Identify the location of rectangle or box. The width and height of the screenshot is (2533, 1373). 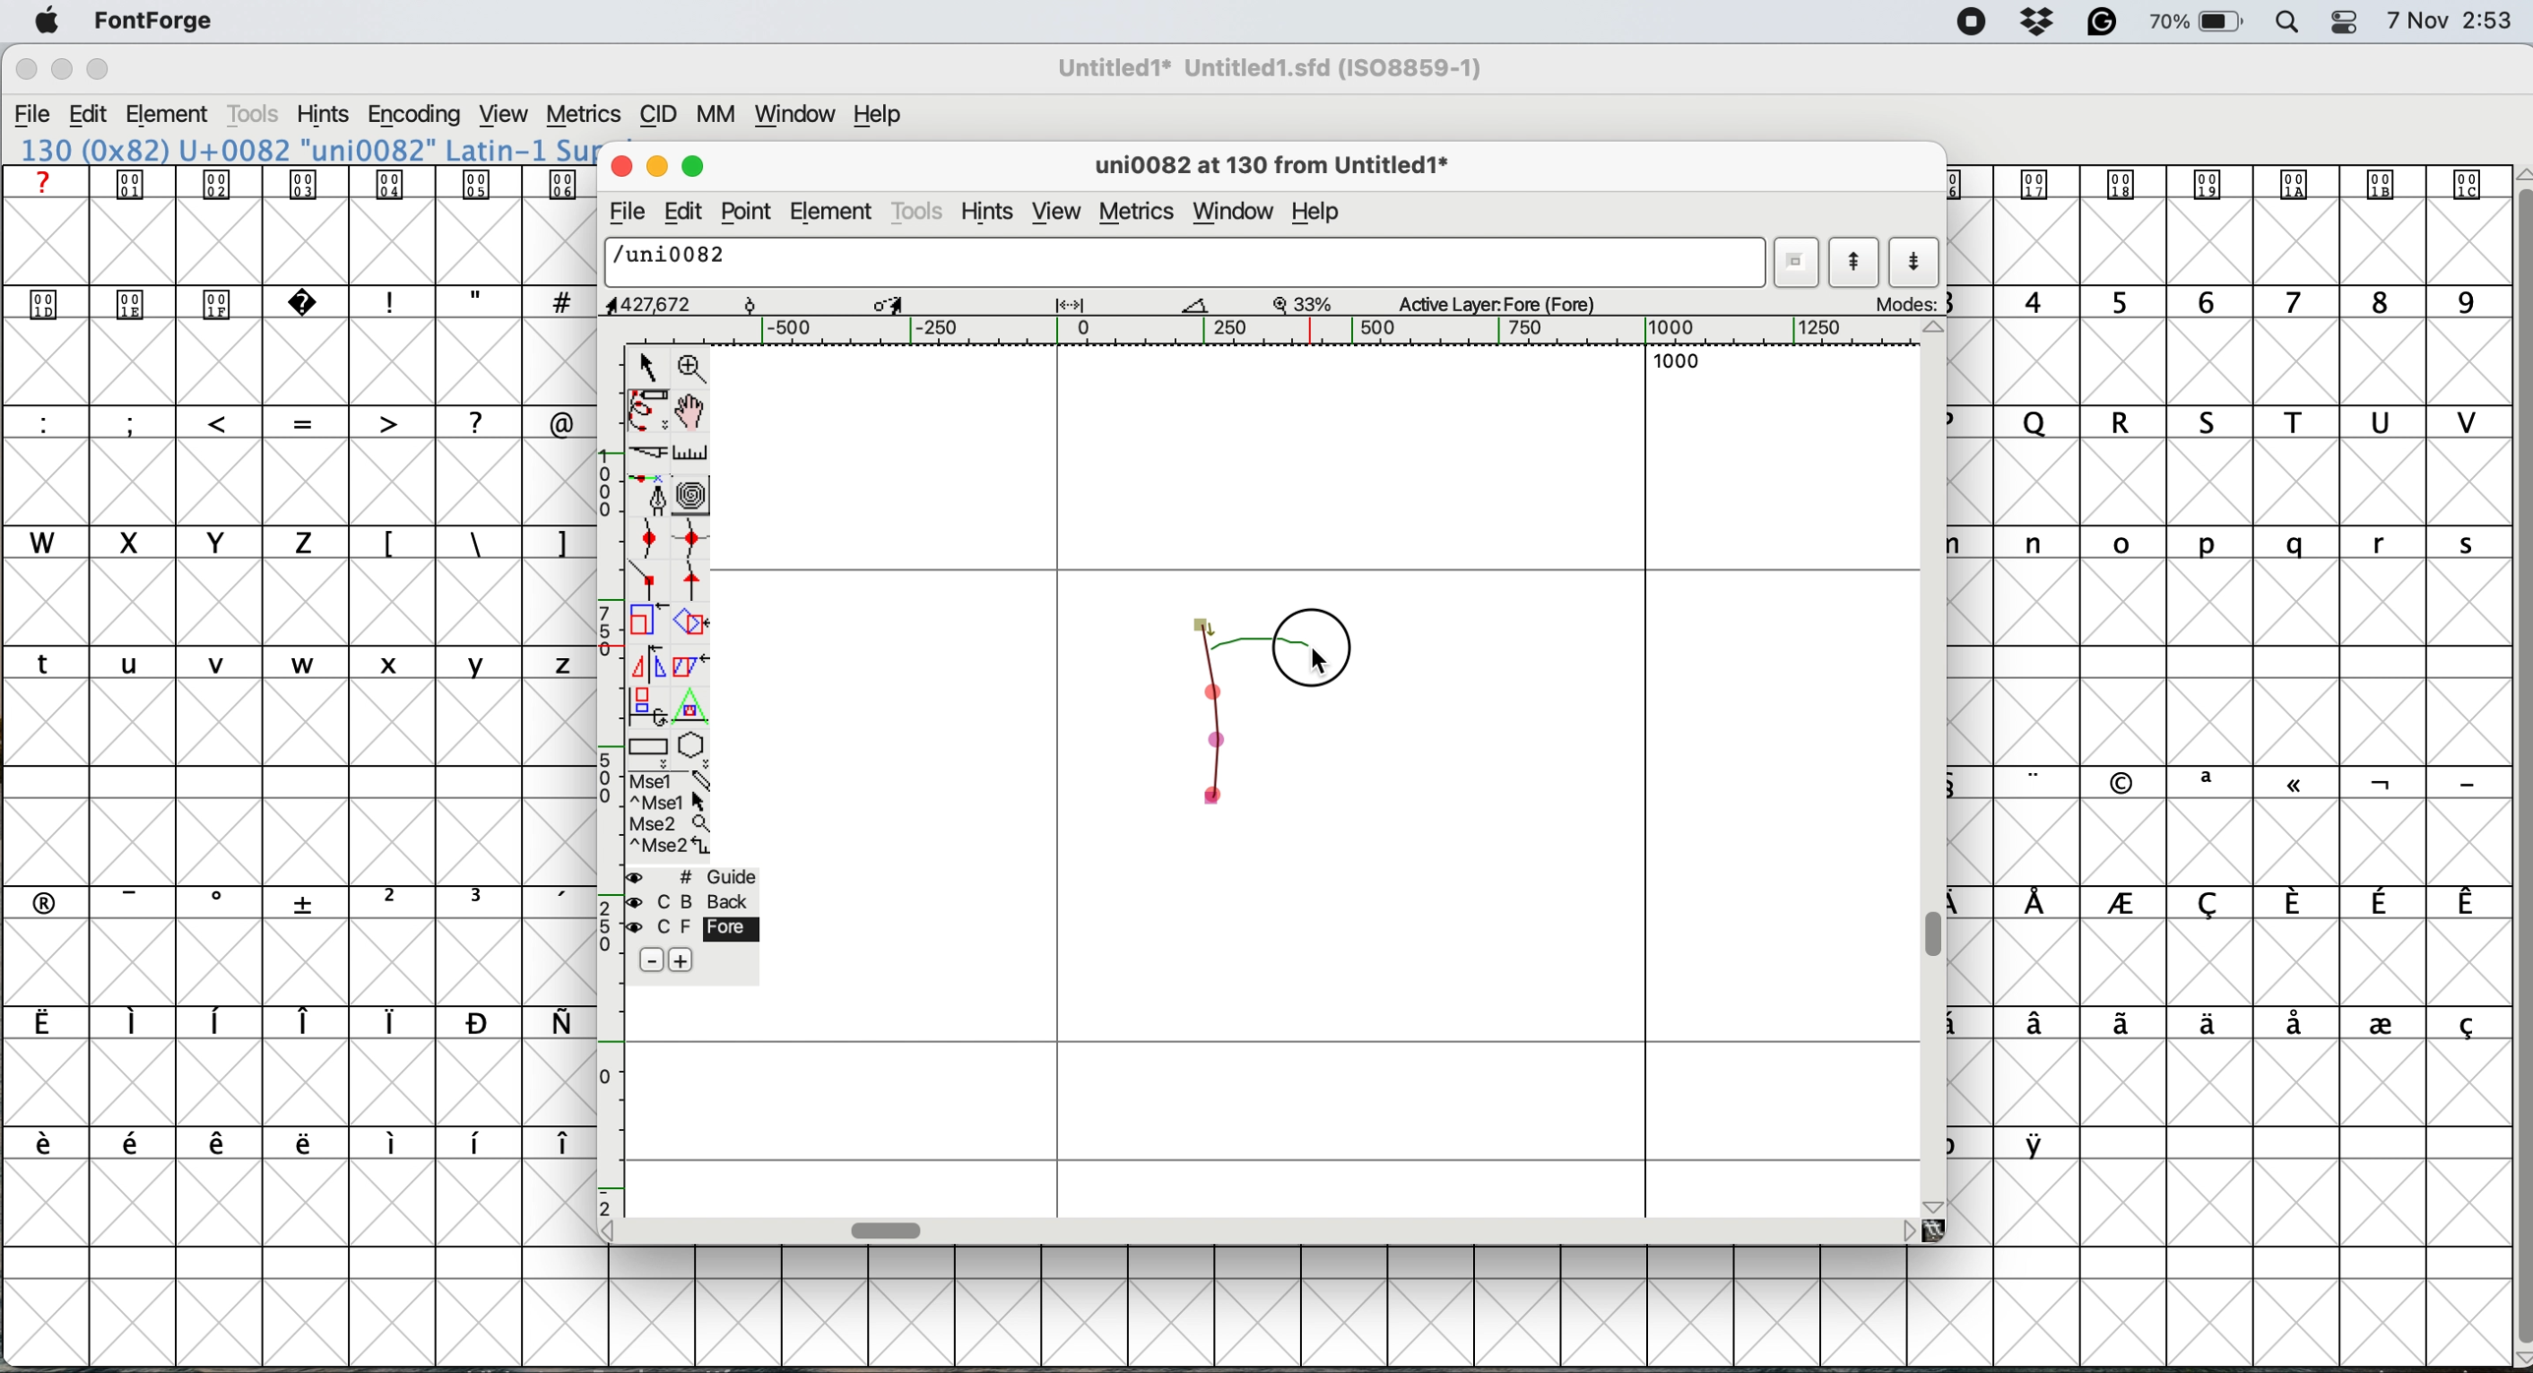
(650, 750).